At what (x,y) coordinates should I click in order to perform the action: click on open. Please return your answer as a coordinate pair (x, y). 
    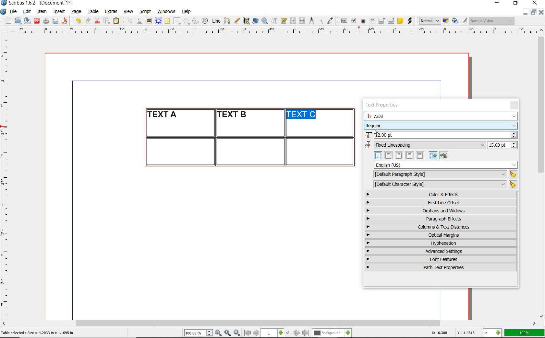
    Looking at the image, I should click on (18, 20).